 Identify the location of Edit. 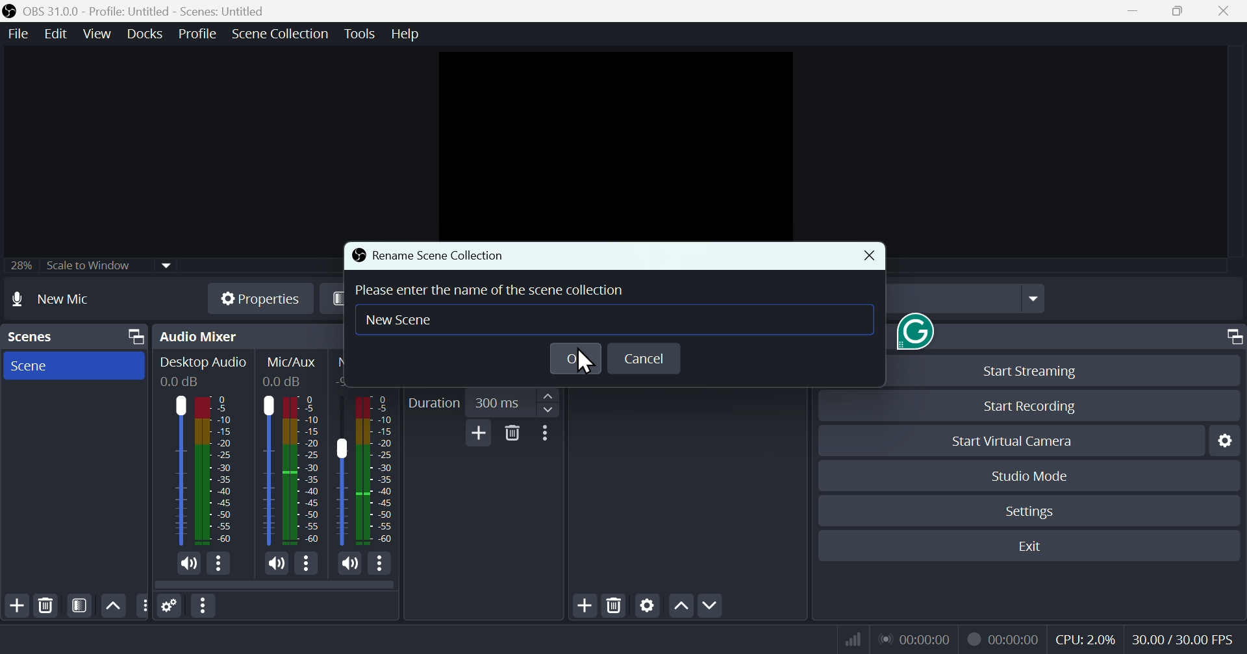
(51, 35).